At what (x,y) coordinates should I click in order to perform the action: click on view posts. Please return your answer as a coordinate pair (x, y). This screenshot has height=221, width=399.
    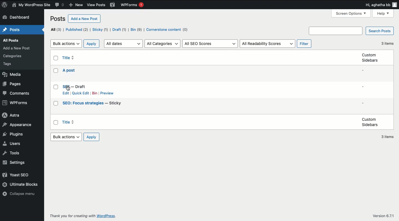
    Looking at the image, I should click on (96, 5).